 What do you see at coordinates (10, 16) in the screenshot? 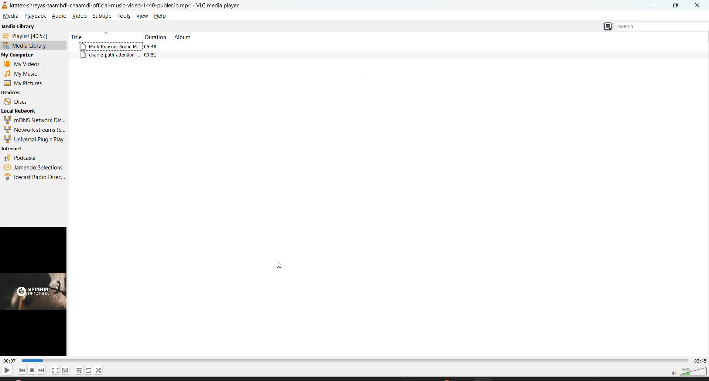
I see `media` at bounding box center [10, 16].